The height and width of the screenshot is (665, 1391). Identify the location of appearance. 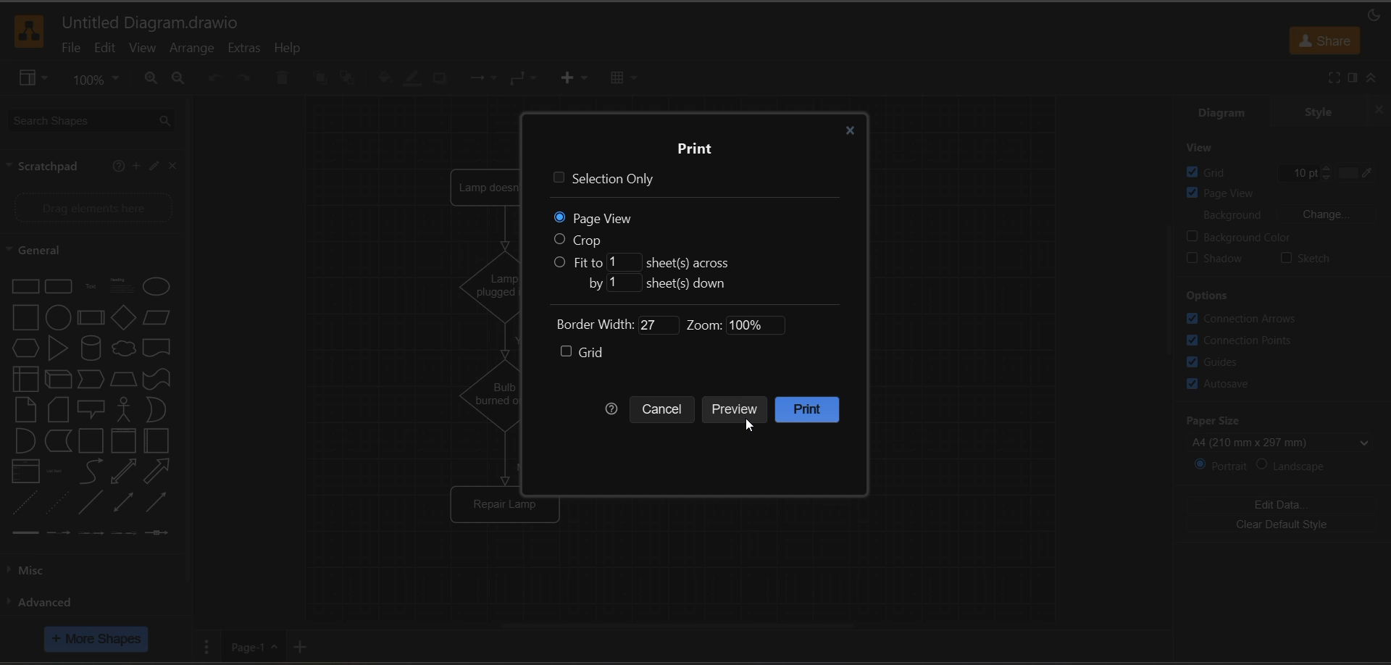
(1369, 14).